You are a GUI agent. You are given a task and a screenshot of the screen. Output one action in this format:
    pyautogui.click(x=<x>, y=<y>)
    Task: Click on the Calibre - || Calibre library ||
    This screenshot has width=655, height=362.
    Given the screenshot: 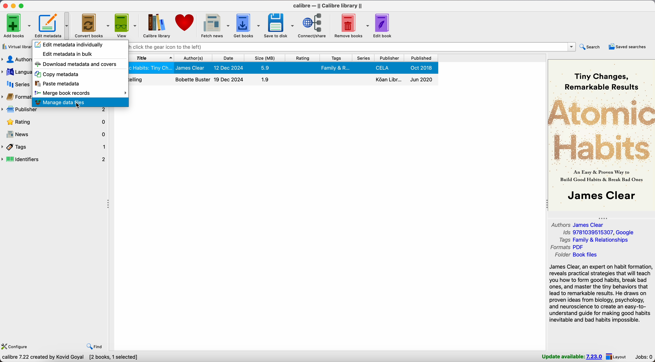 What is the action you would take?
    pyautogui.click(x=328, y=6)
    